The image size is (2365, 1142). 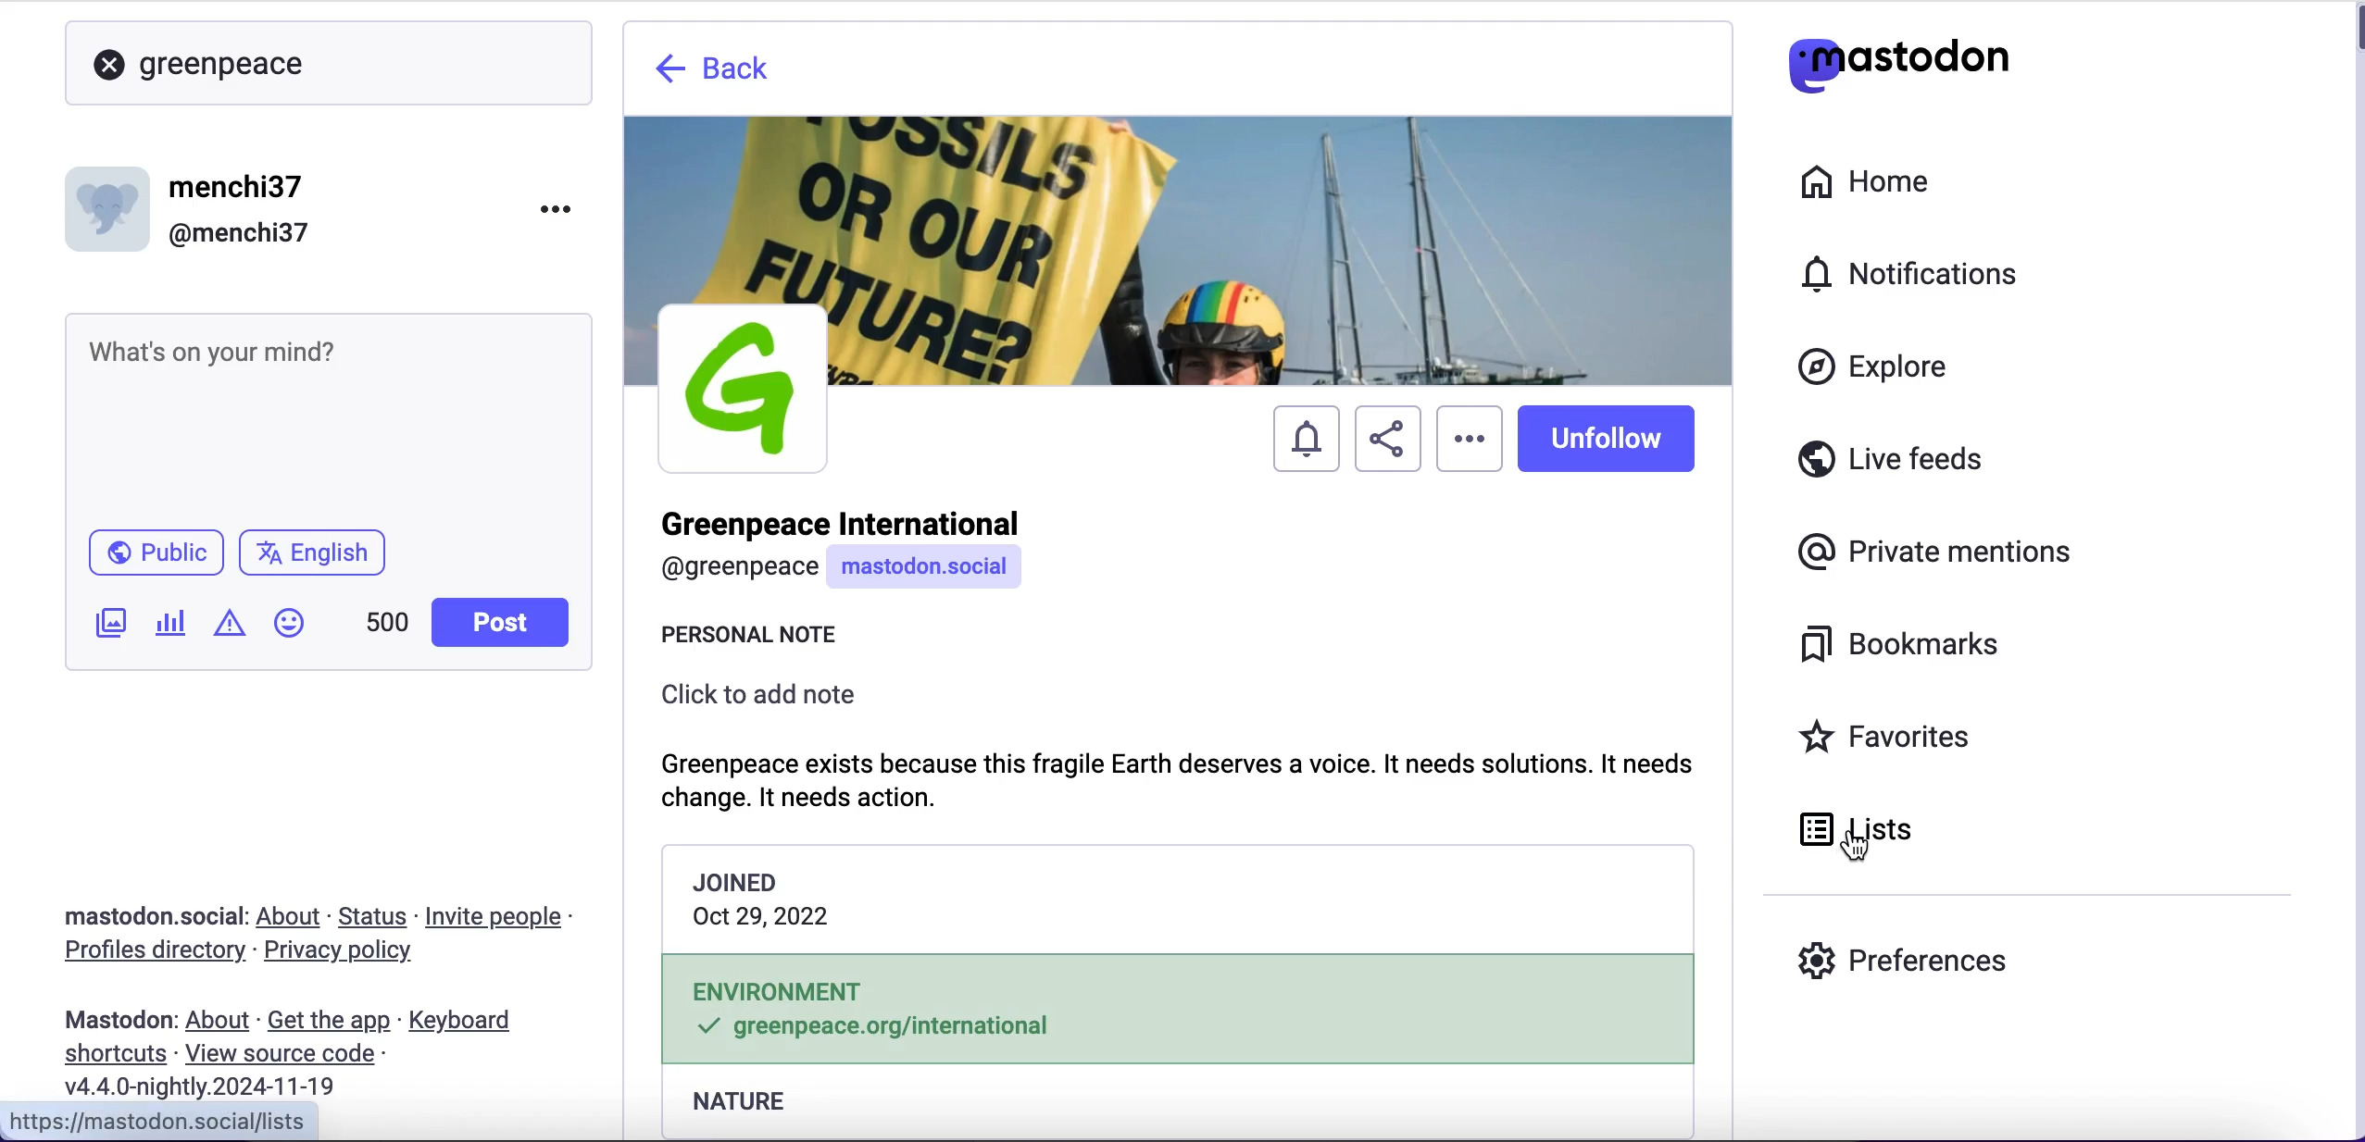 I want to click on preferences, so click(x=1904, y=960).